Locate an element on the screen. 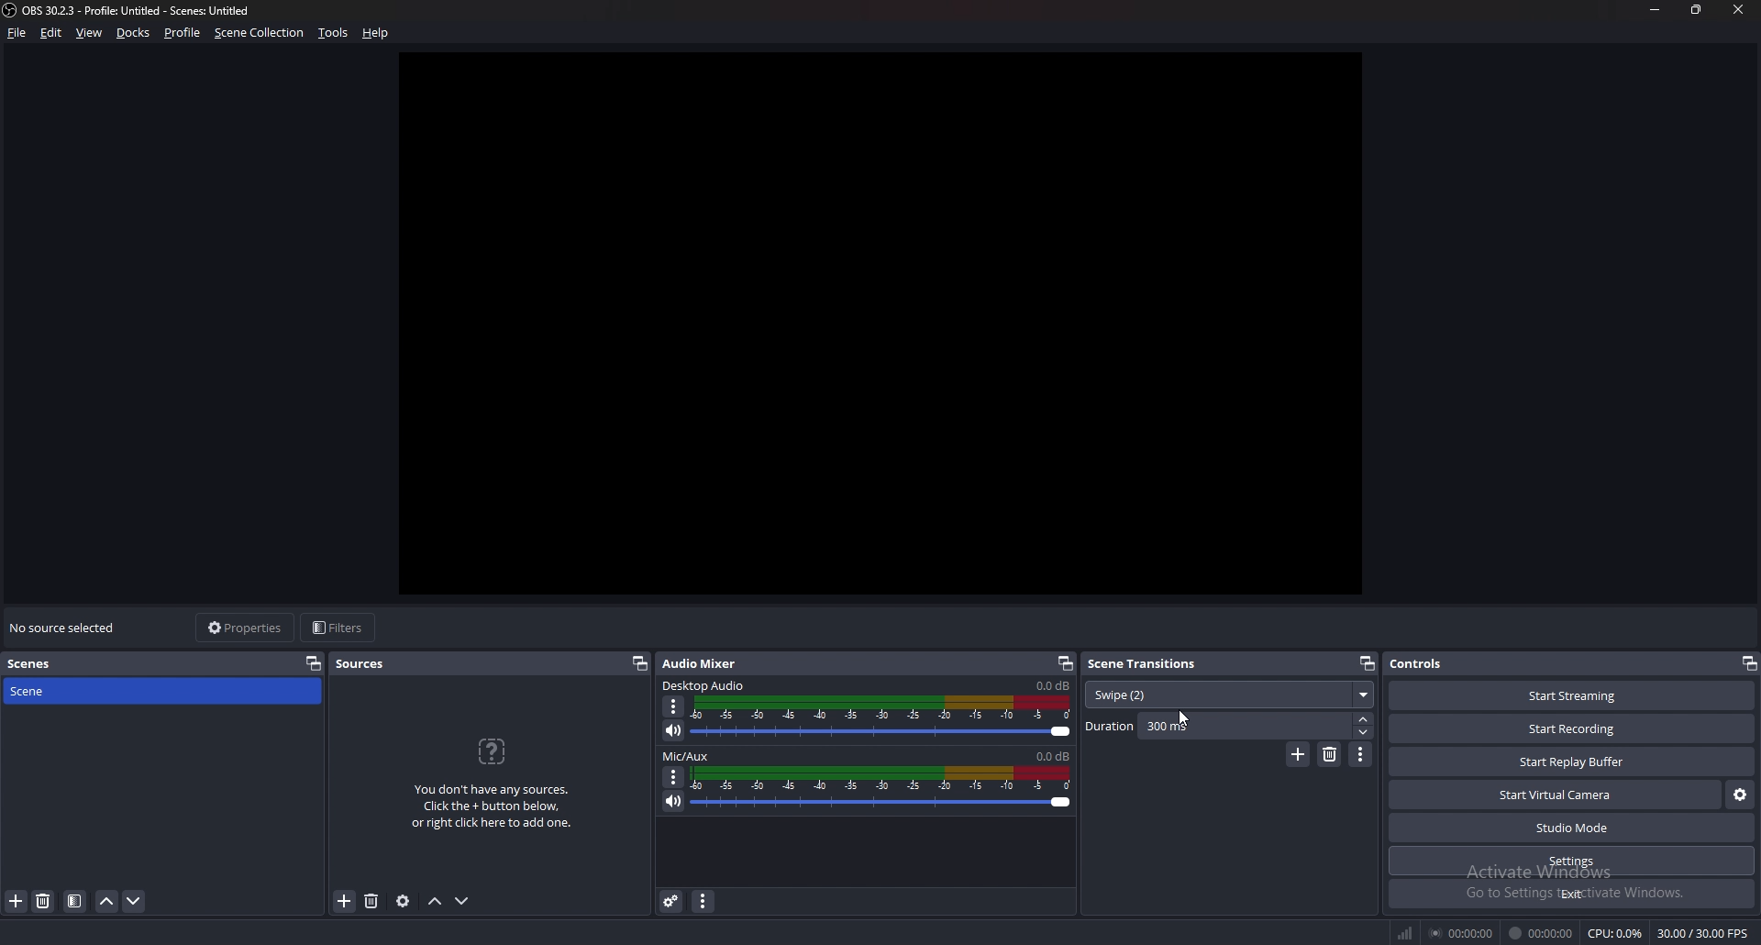 The width and height of the screenshot is (1761, 945). configure virtual camera is located at coordinates (1739, 793).